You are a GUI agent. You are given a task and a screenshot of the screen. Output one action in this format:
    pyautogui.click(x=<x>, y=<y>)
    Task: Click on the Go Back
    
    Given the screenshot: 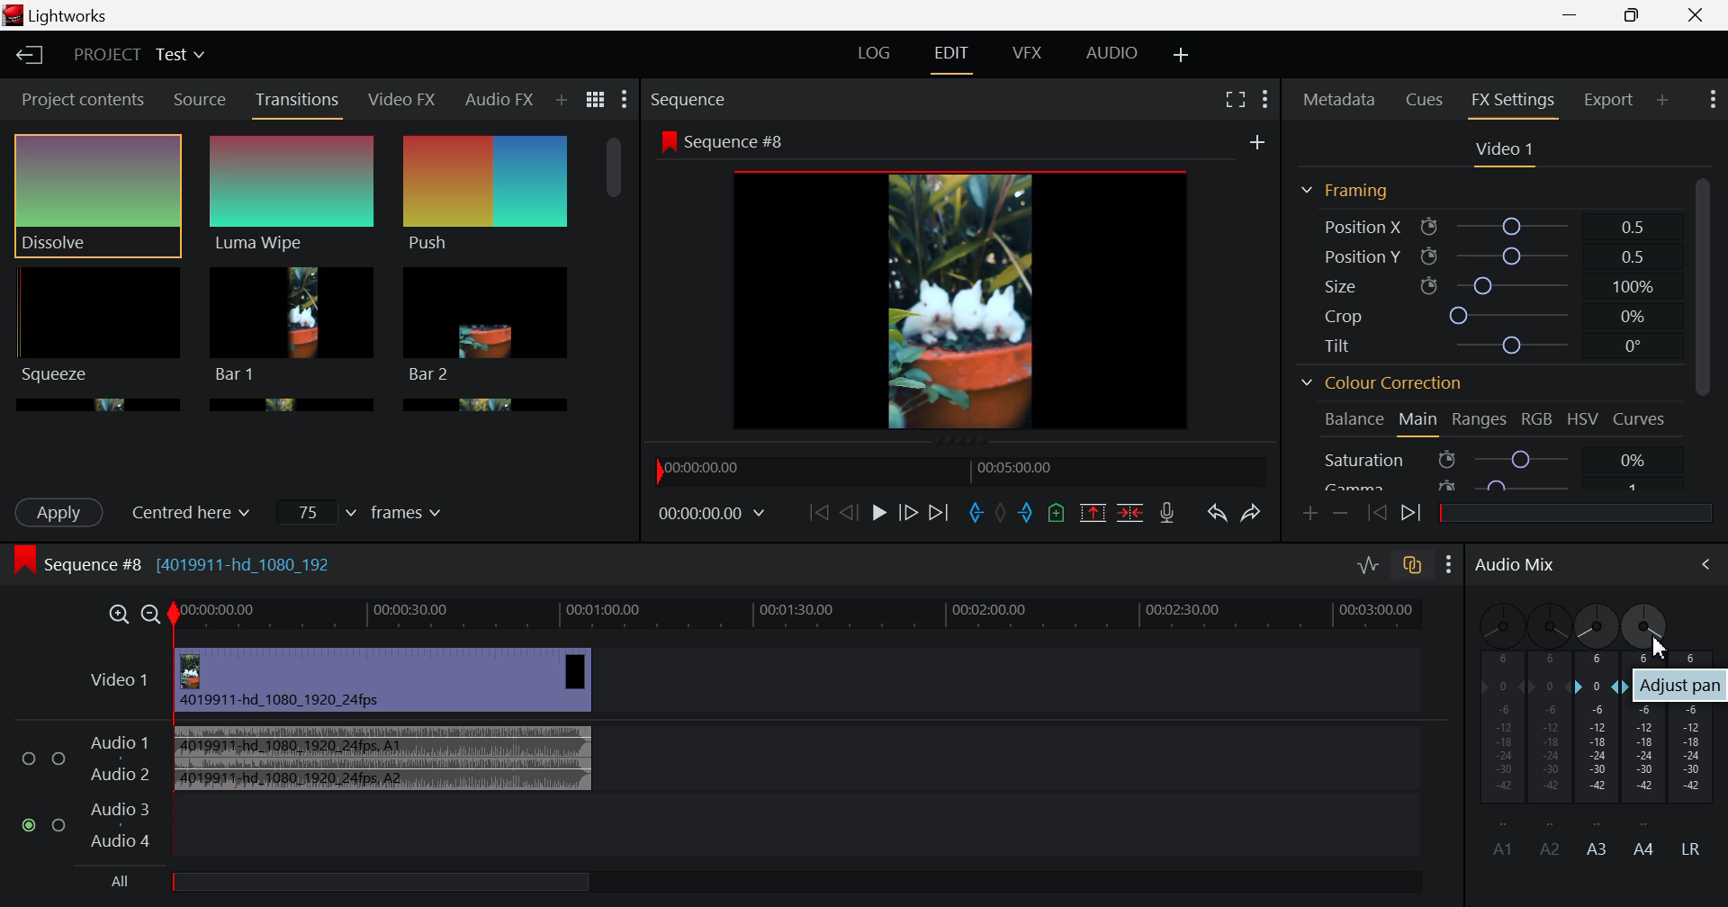 What is the action you would take?
    pyautogui.click(x=847, y=514)
    